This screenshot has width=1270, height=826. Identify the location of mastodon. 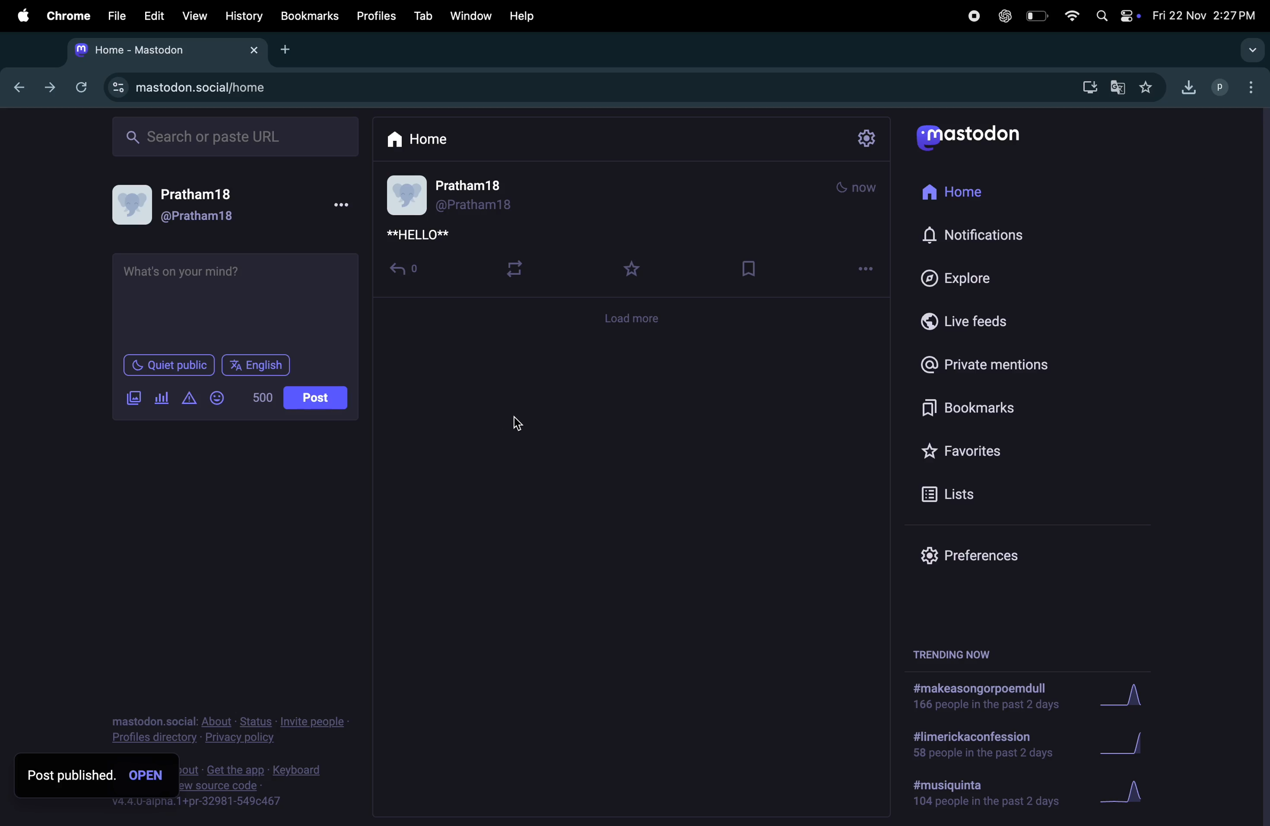
(974, 138).